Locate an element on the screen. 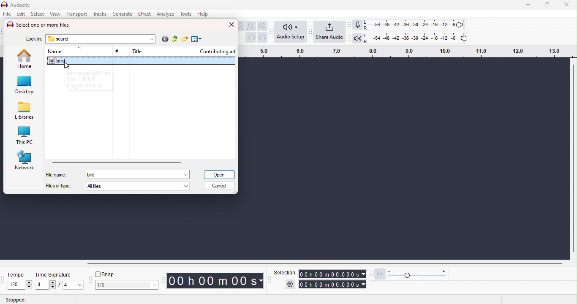 This screenshot has height=304, width=577. play at speed tool bar is located at coordinates (373, 274).